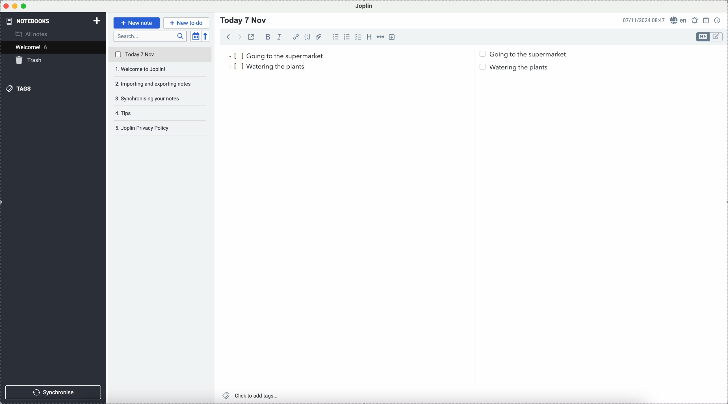 The image size is (728, 404). Describe the element at coordinates (251, 396) in the screenshot. I see `add tags` at that location.